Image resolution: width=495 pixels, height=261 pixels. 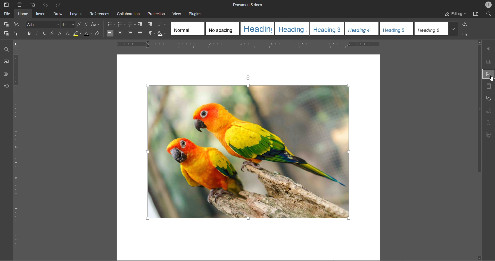 What do you see at coordinates (124, 34) in the screenshot?
I see `Alignment` at bounding box center [124, 34].